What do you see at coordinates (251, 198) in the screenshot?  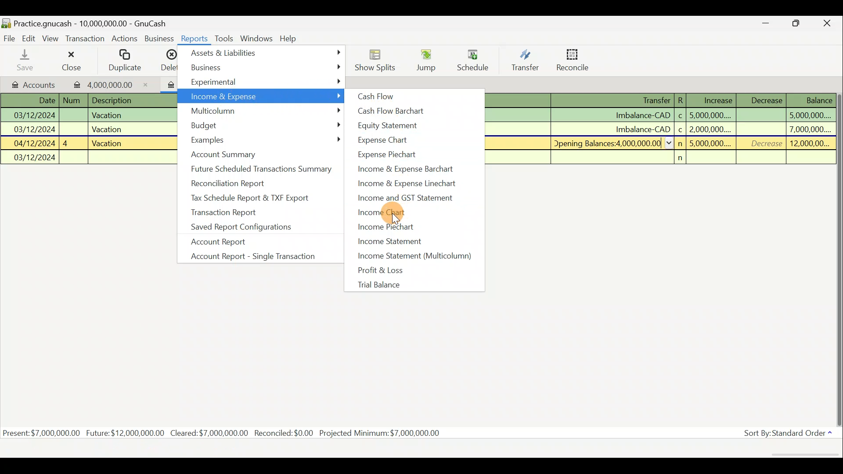 I see `Tax schedule report & TXF export` at bounding box center [251, 198].